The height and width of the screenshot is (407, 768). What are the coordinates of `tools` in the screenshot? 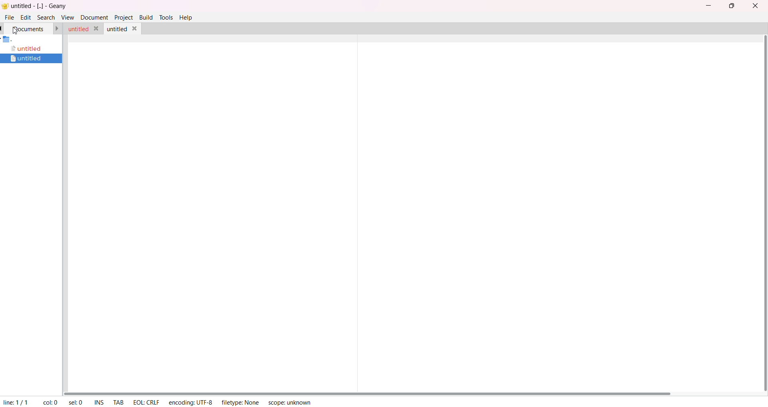 It's located at (166, 17).